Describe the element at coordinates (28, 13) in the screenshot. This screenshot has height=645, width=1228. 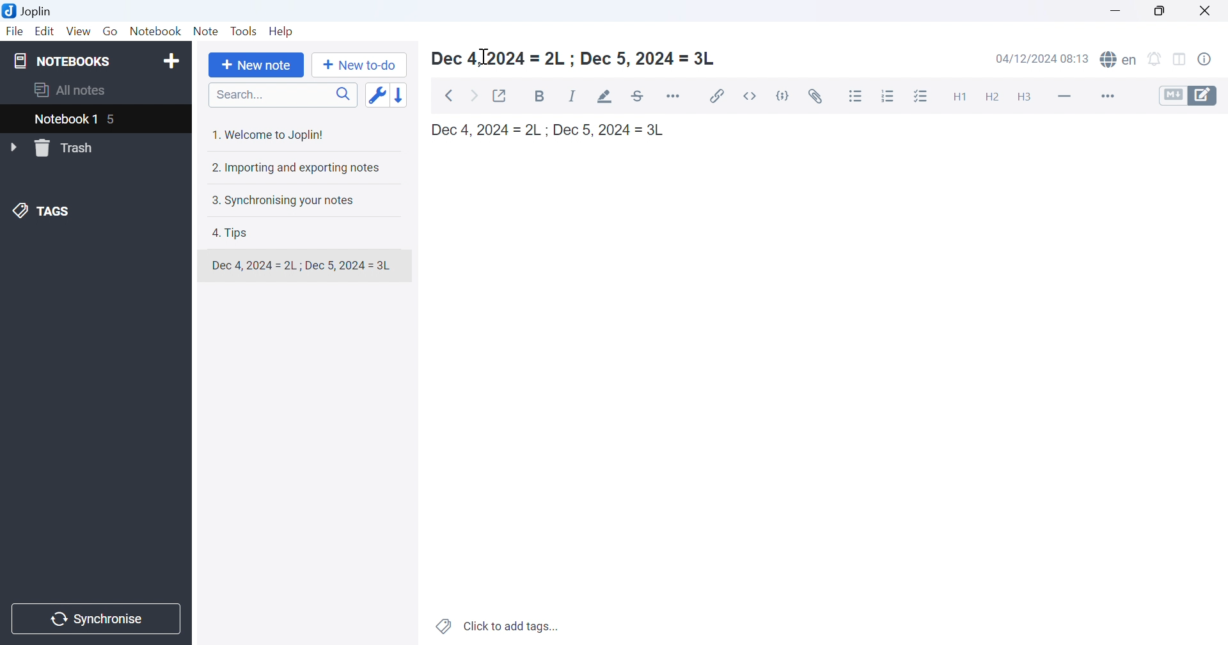
I see `Joplin` at that location.